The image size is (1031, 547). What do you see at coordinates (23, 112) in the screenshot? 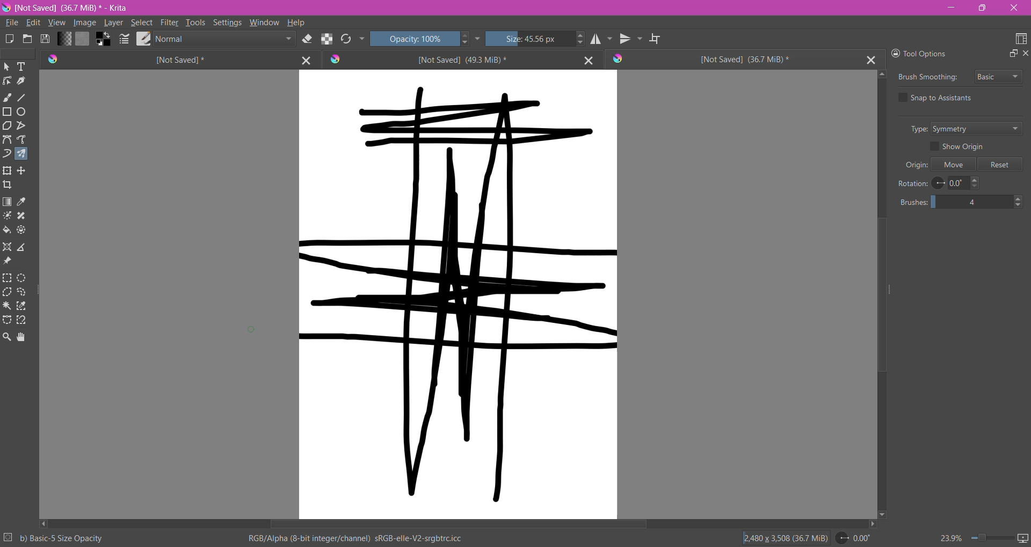
I see `Ellipse Tool` at bounding box center [23, 112].